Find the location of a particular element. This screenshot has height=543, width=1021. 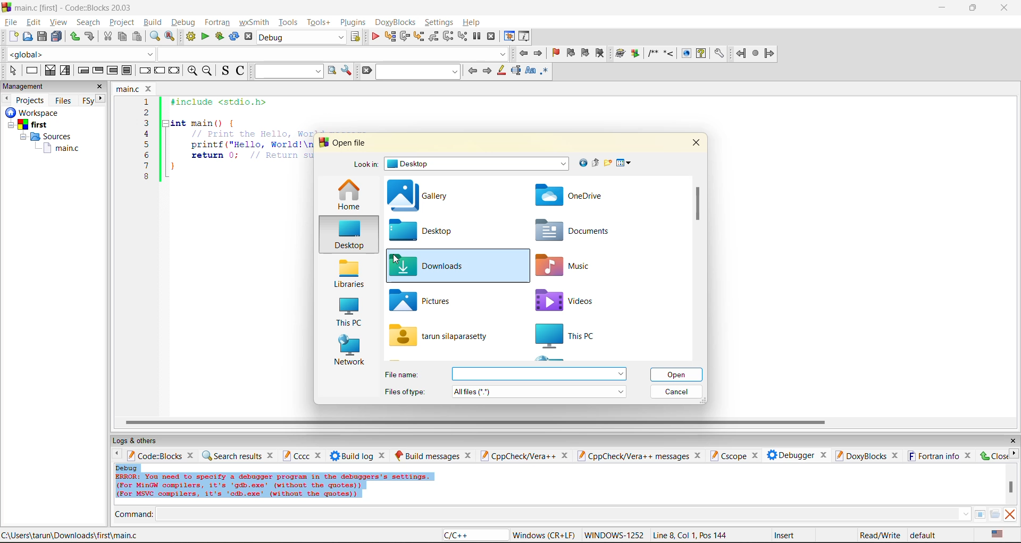

copy is located at coordinates (123, 37).